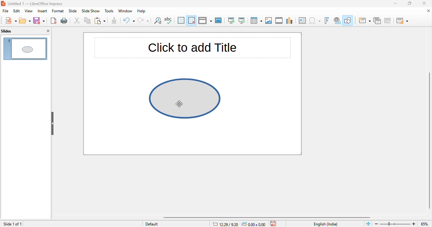 This screenshot has width=432, height=227. Describe the element at coordinates (426, 4) in the screenshot. I see `close` at that location.